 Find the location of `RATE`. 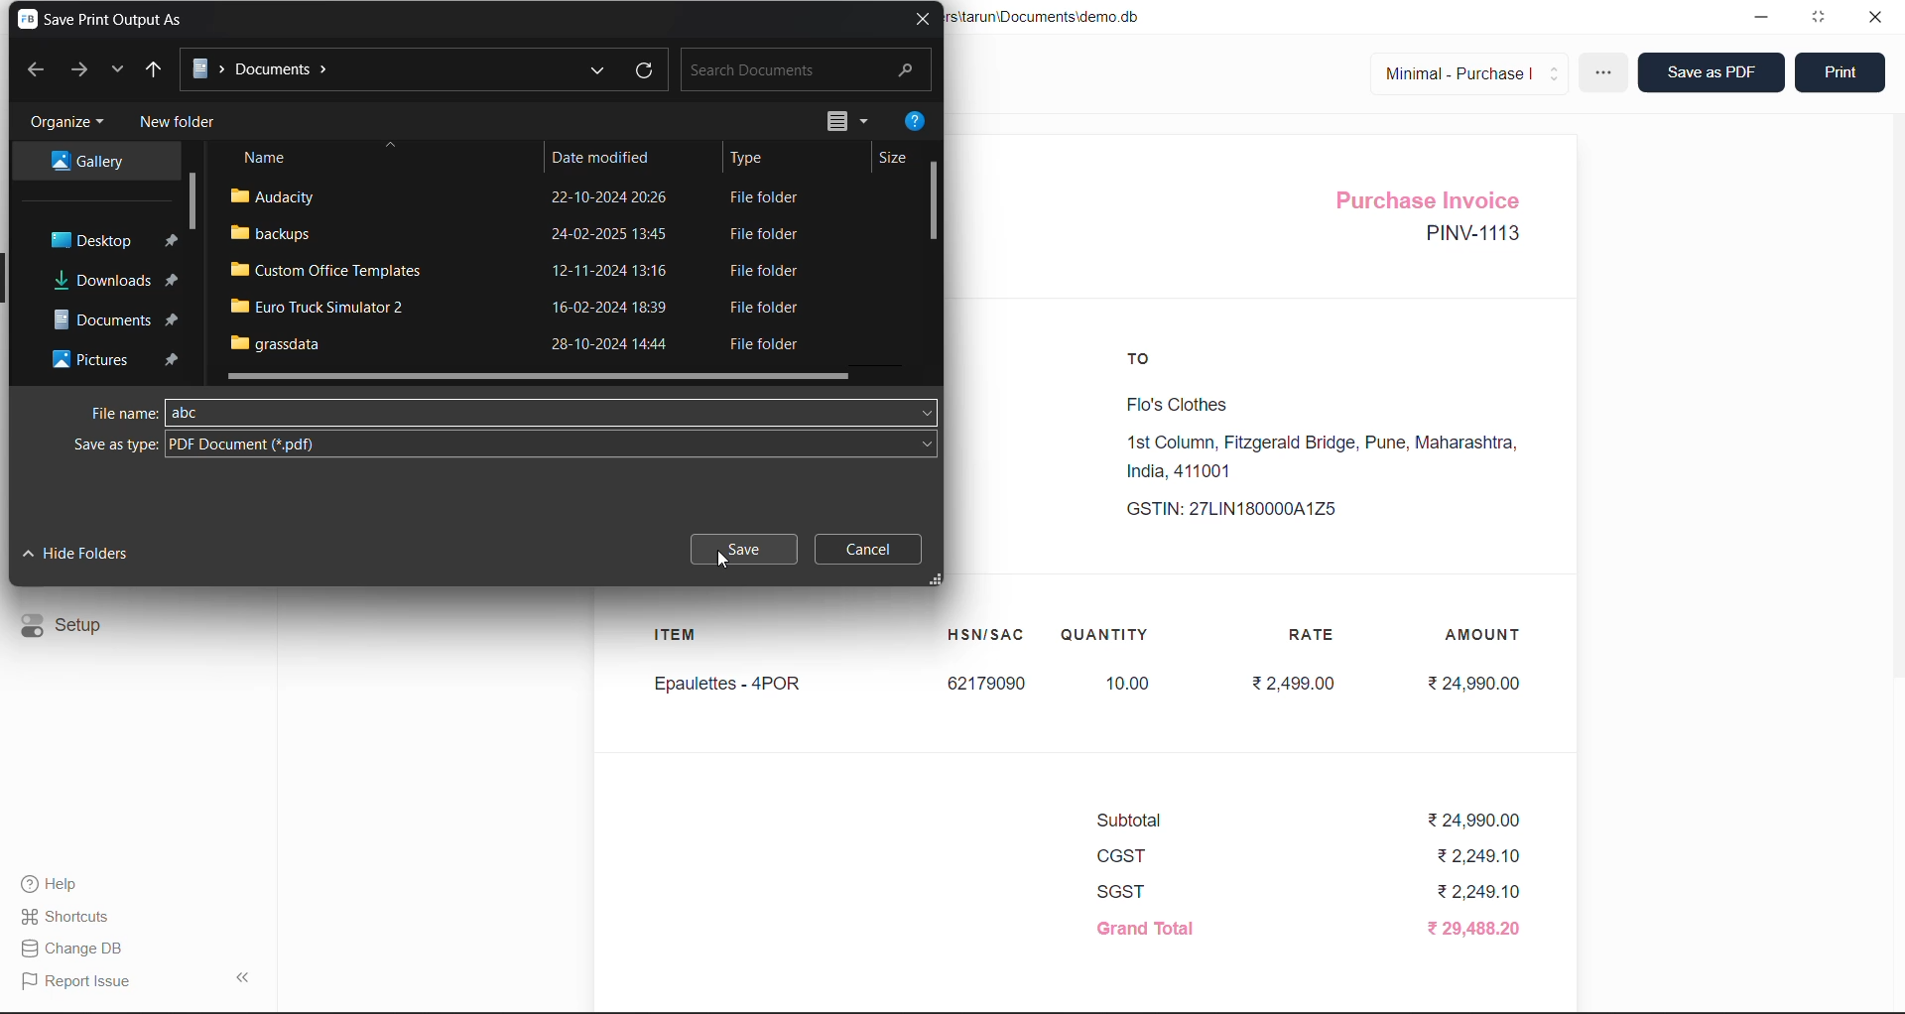

RATE is located at coordinates (1316, 632).